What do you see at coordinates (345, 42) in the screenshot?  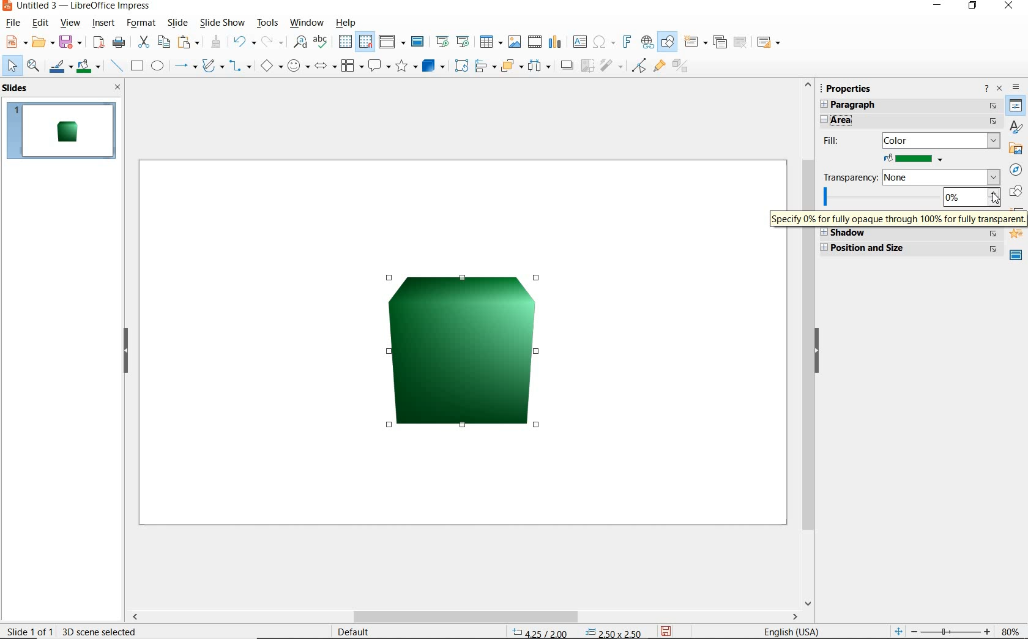 I see `display grid` at bounding box center [345, 42].